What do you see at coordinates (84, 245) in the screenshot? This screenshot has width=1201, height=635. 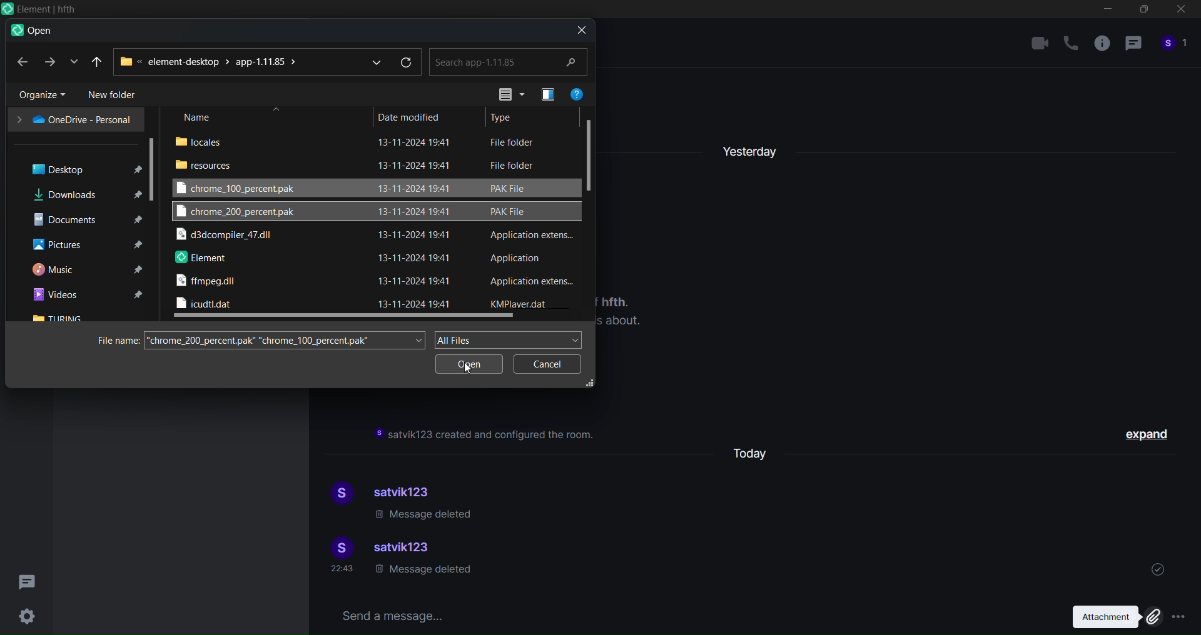 I see `pictures` at bounding box center [84, 245].